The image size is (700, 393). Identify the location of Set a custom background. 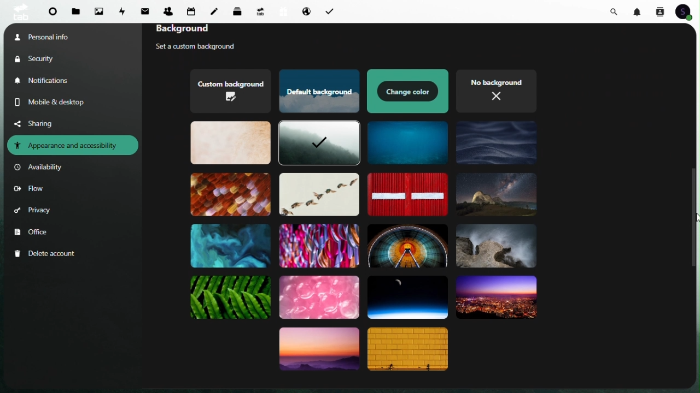
(205, 47).